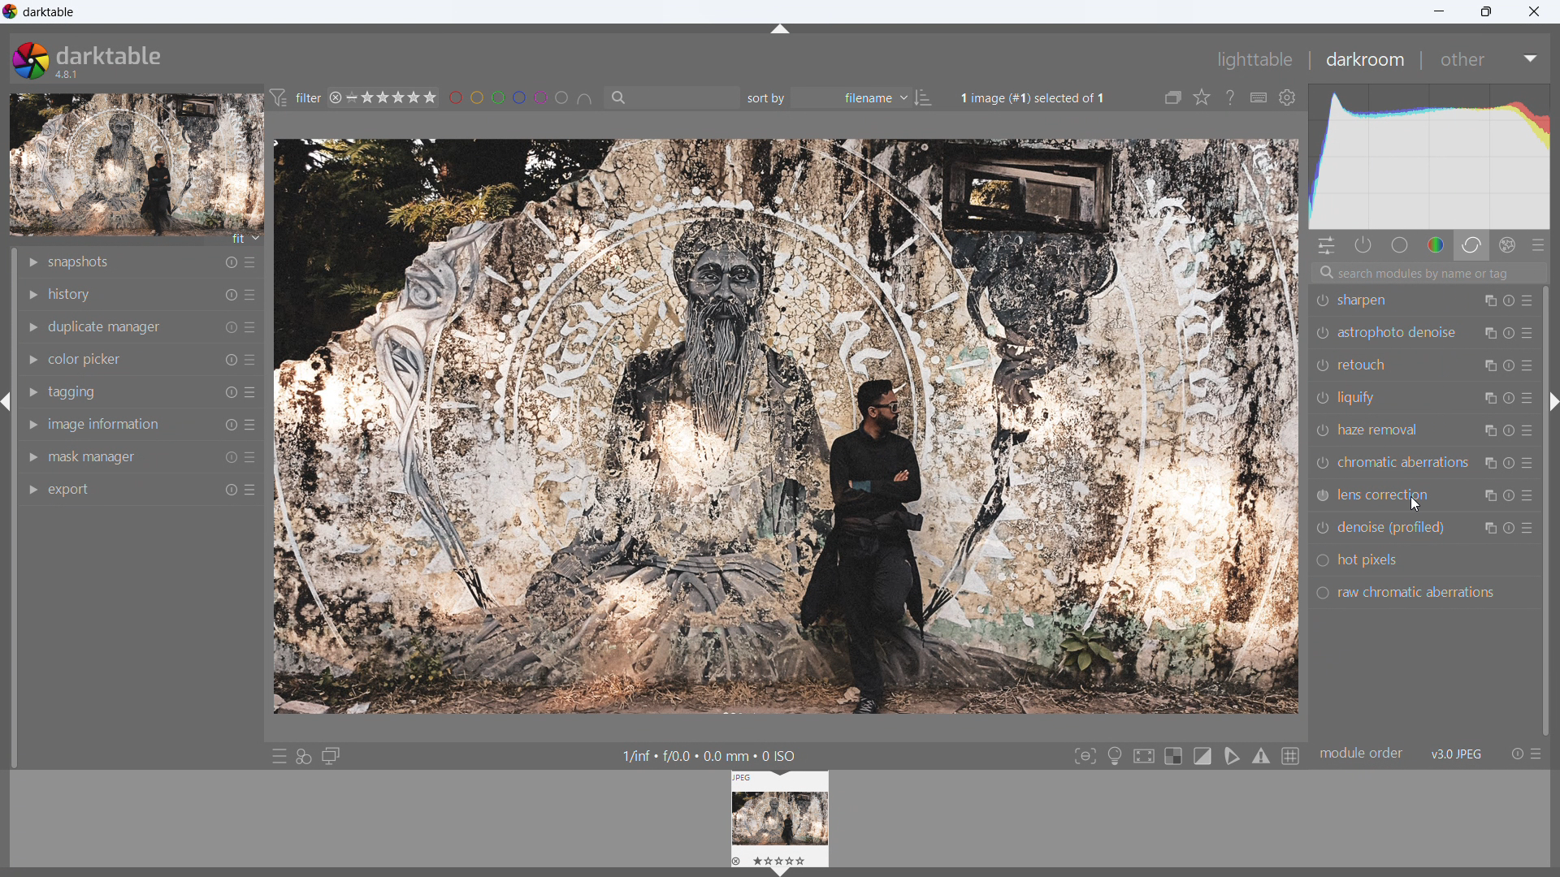  I want to click on denoise (profiled), so click(1393, 527).